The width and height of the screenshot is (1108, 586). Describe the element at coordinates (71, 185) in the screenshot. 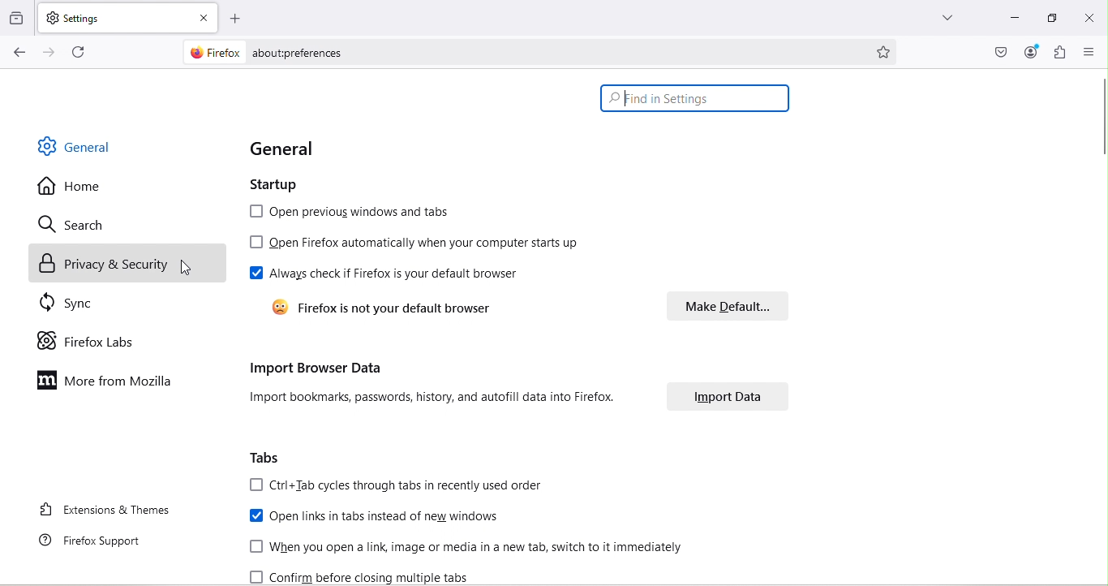

I see `Home` at that location.